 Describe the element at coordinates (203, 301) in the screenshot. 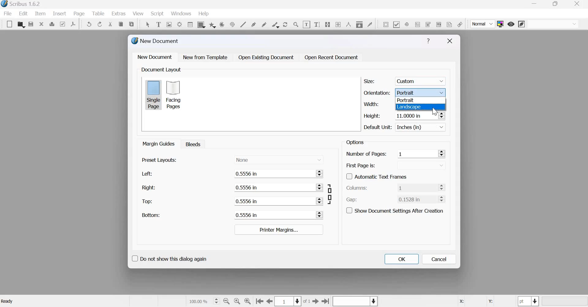

I see `current zoom level` at that location.